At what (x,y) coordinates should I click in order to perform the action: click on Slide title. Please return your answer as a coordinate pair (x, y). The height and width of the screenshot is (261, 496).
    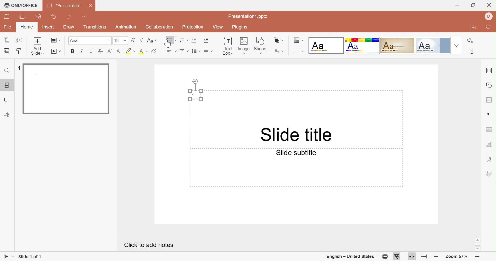
    Looking at the image, I should click on (296, 135).